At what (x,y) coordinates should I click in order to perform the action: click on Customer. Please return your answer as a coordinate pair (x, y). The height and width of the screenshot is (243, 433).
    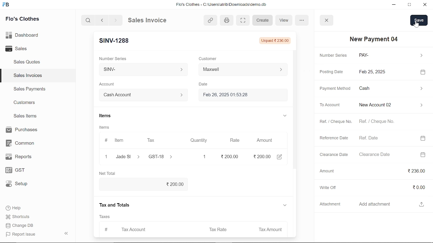
    Looking at the image, I should click on (208, 58).